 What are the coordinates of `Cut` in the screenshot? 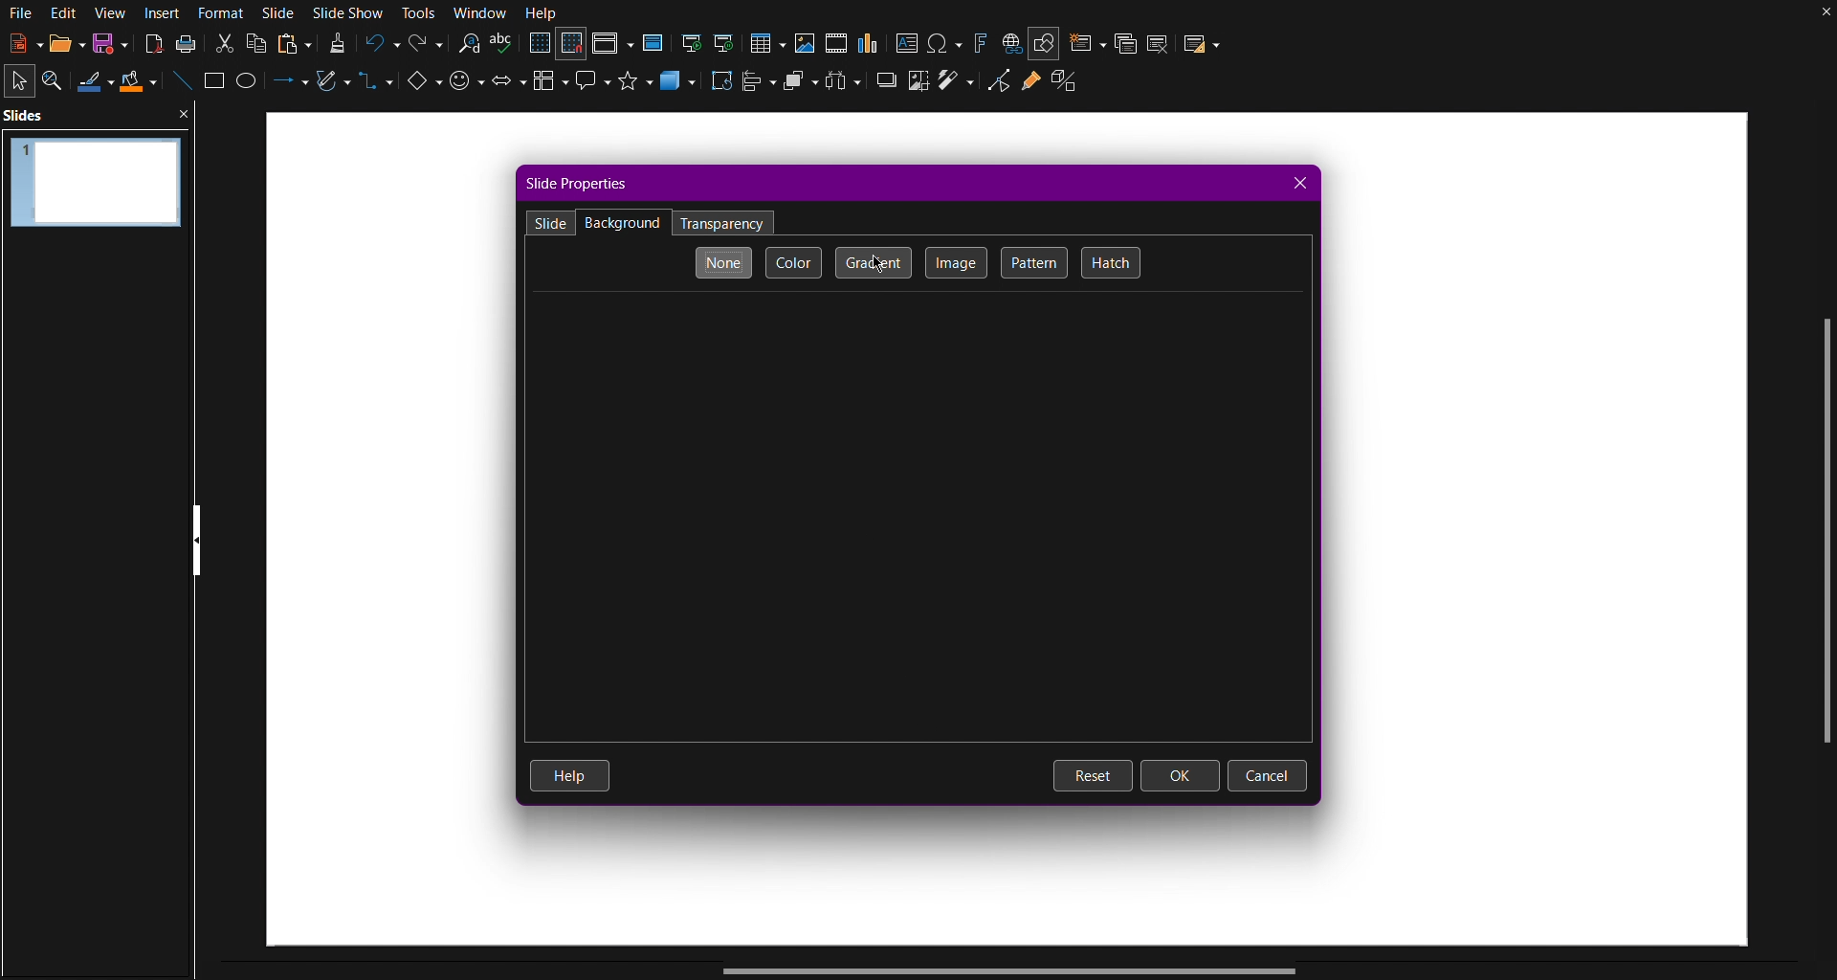 It's located at (222, 42).